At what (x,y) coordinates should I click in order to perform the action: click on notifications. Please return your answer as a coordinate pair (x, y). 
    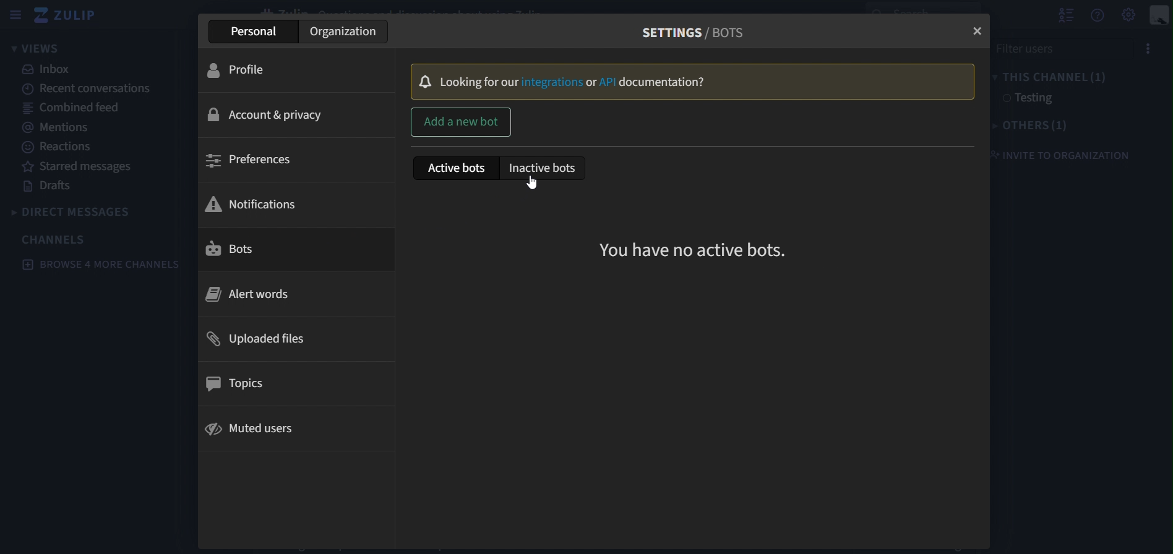
    Looking at the image, I should click on (251, 203).